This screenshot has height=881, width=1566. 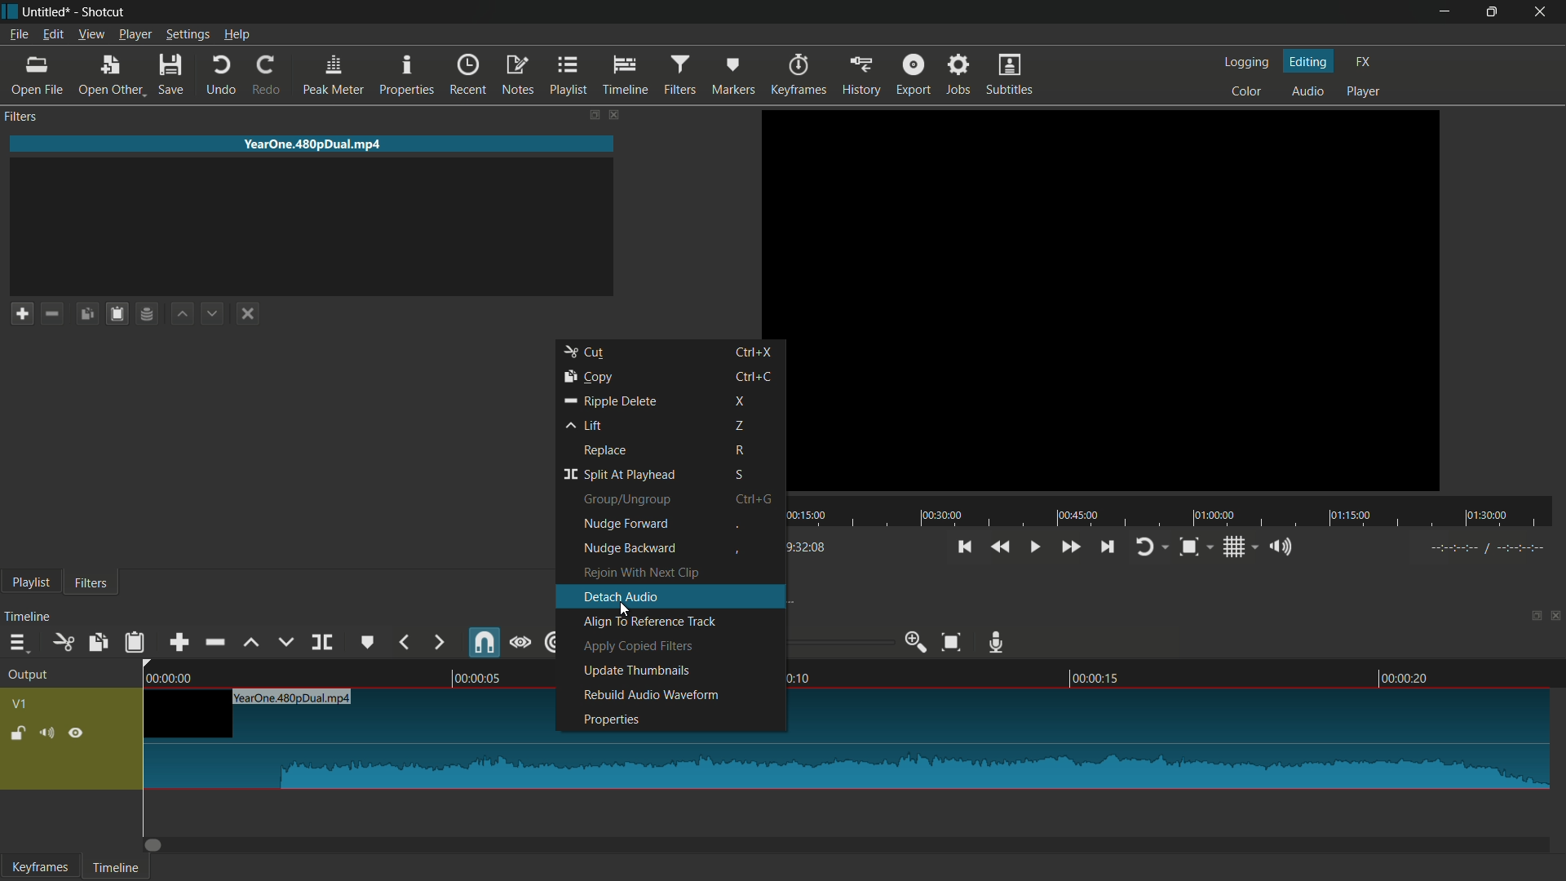 I want to click on skip to the next point, so click(x=1108, y=547).